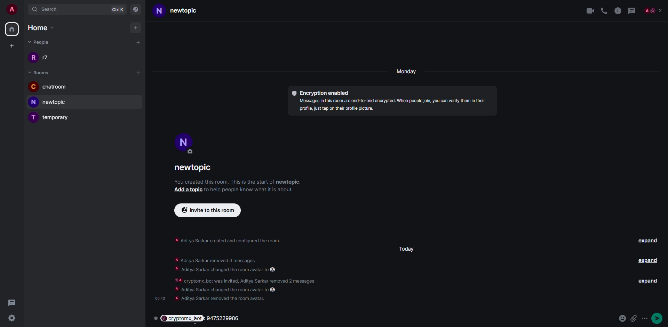 This screenshot has height=327, width=668. I want to click on newtopic, so click(197, 168).